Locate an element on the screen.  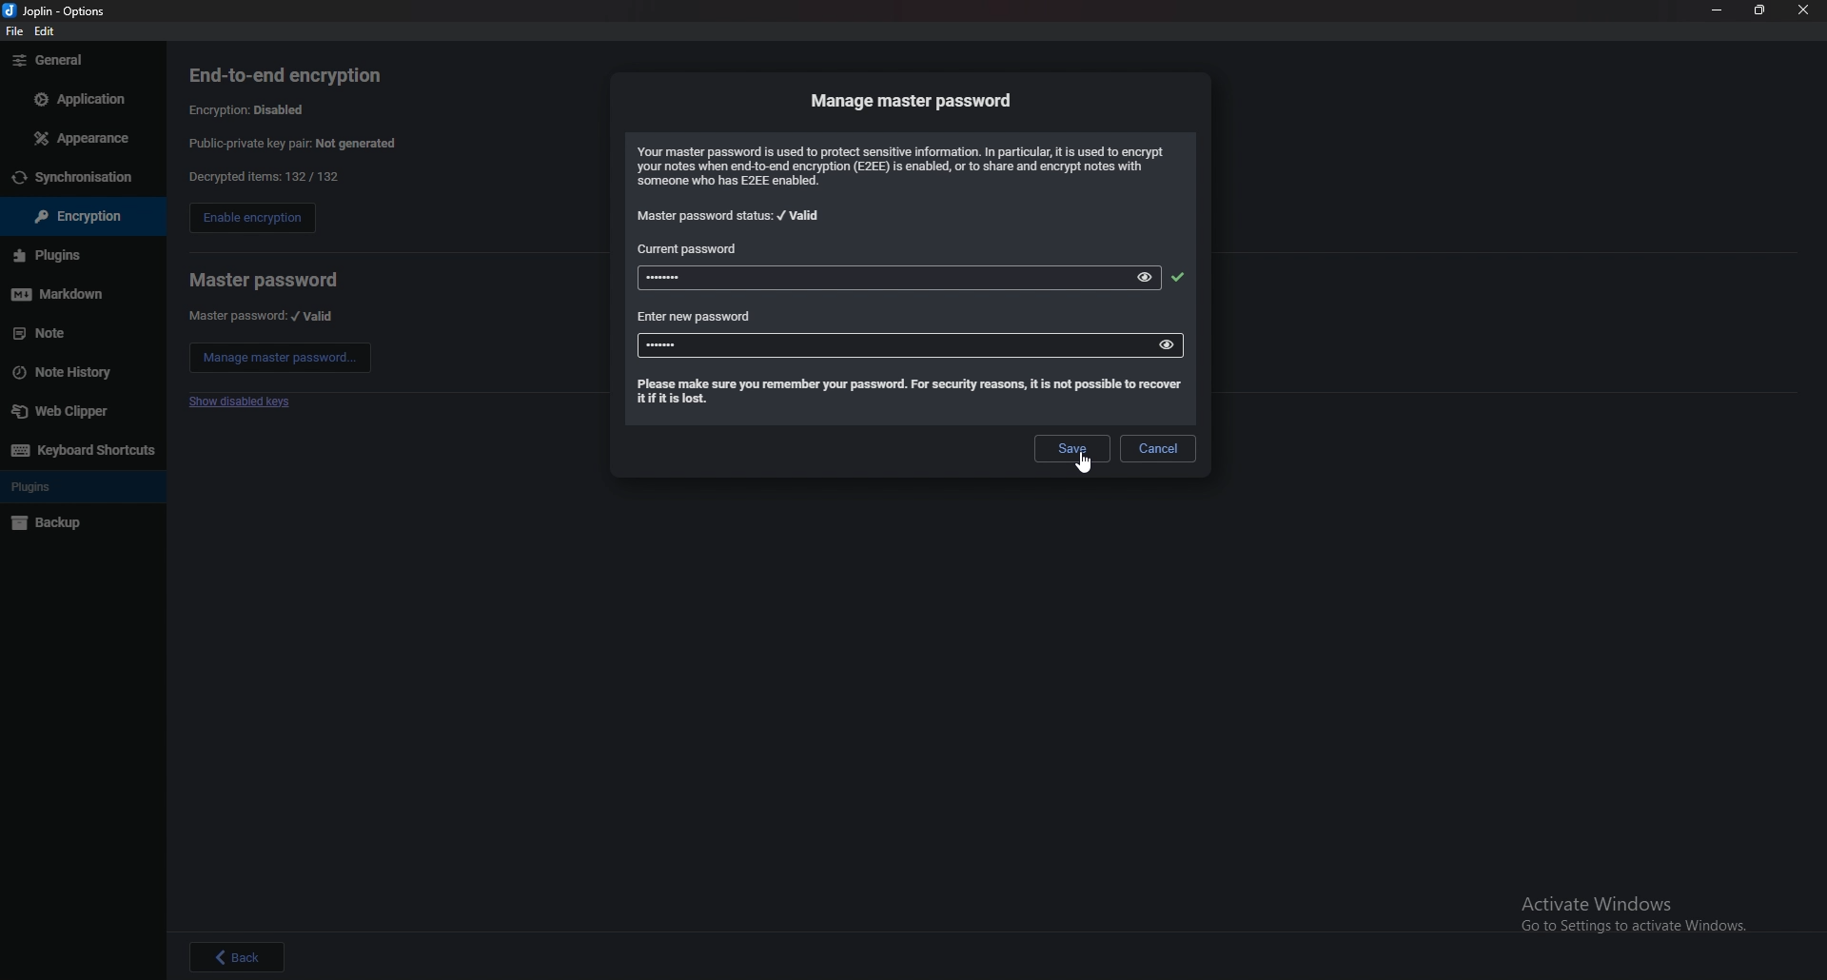
new password is located at coordinates (676, 346).